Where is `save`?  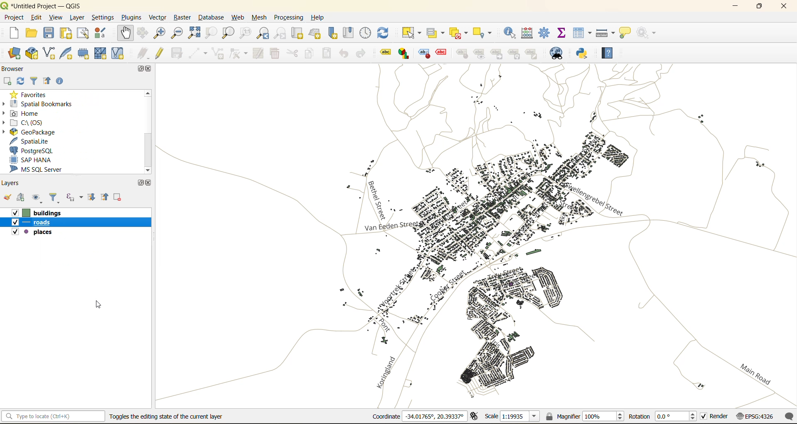
save is located at coordinates (50, 34).